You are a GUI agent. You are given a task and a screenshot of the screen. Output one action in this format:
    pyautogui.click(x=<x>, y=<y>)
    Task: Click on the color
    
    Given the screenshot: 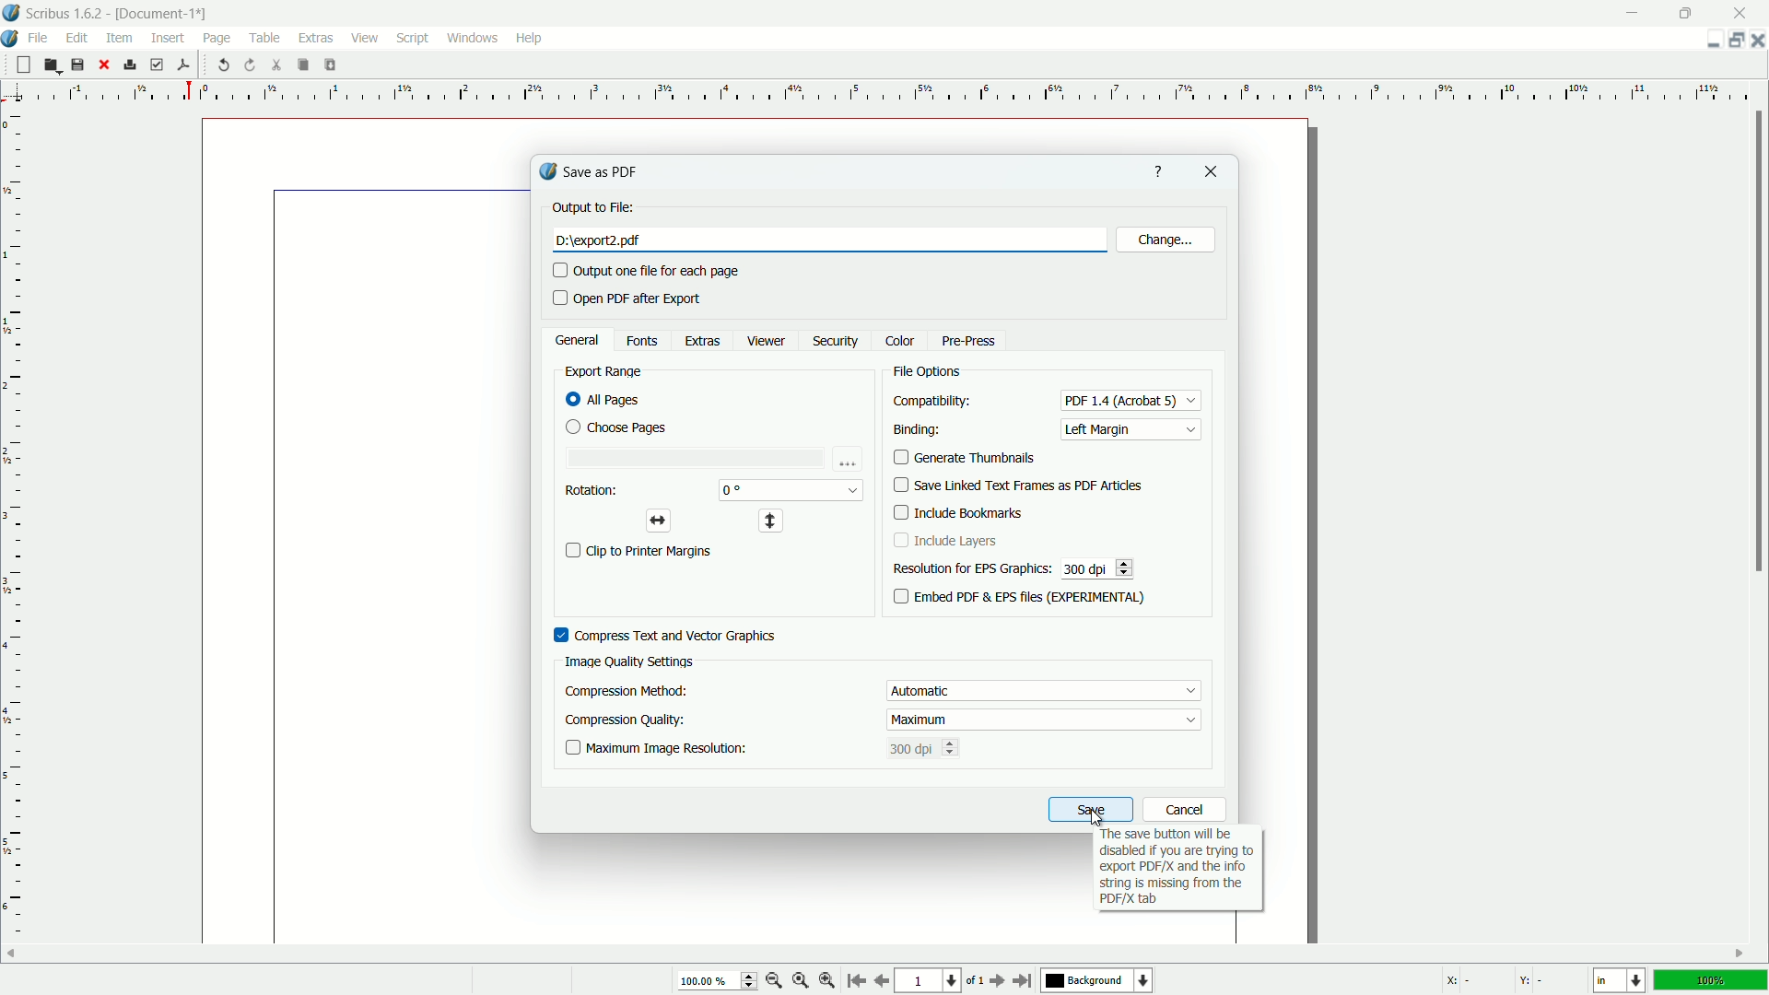 What is the action you would take?
    pyautogui.click(x=902, y=342)
    